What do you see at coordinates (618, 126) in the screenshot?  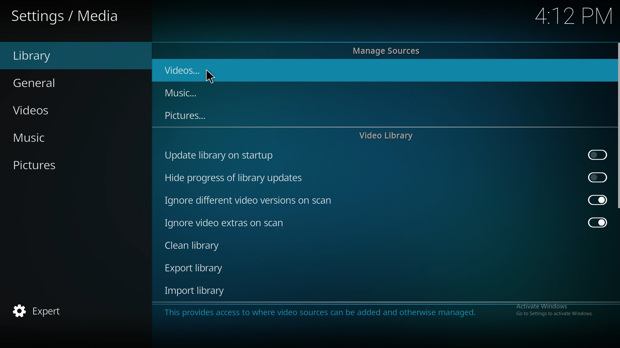 I see `scroll bar` at bounding box center [618, 126].